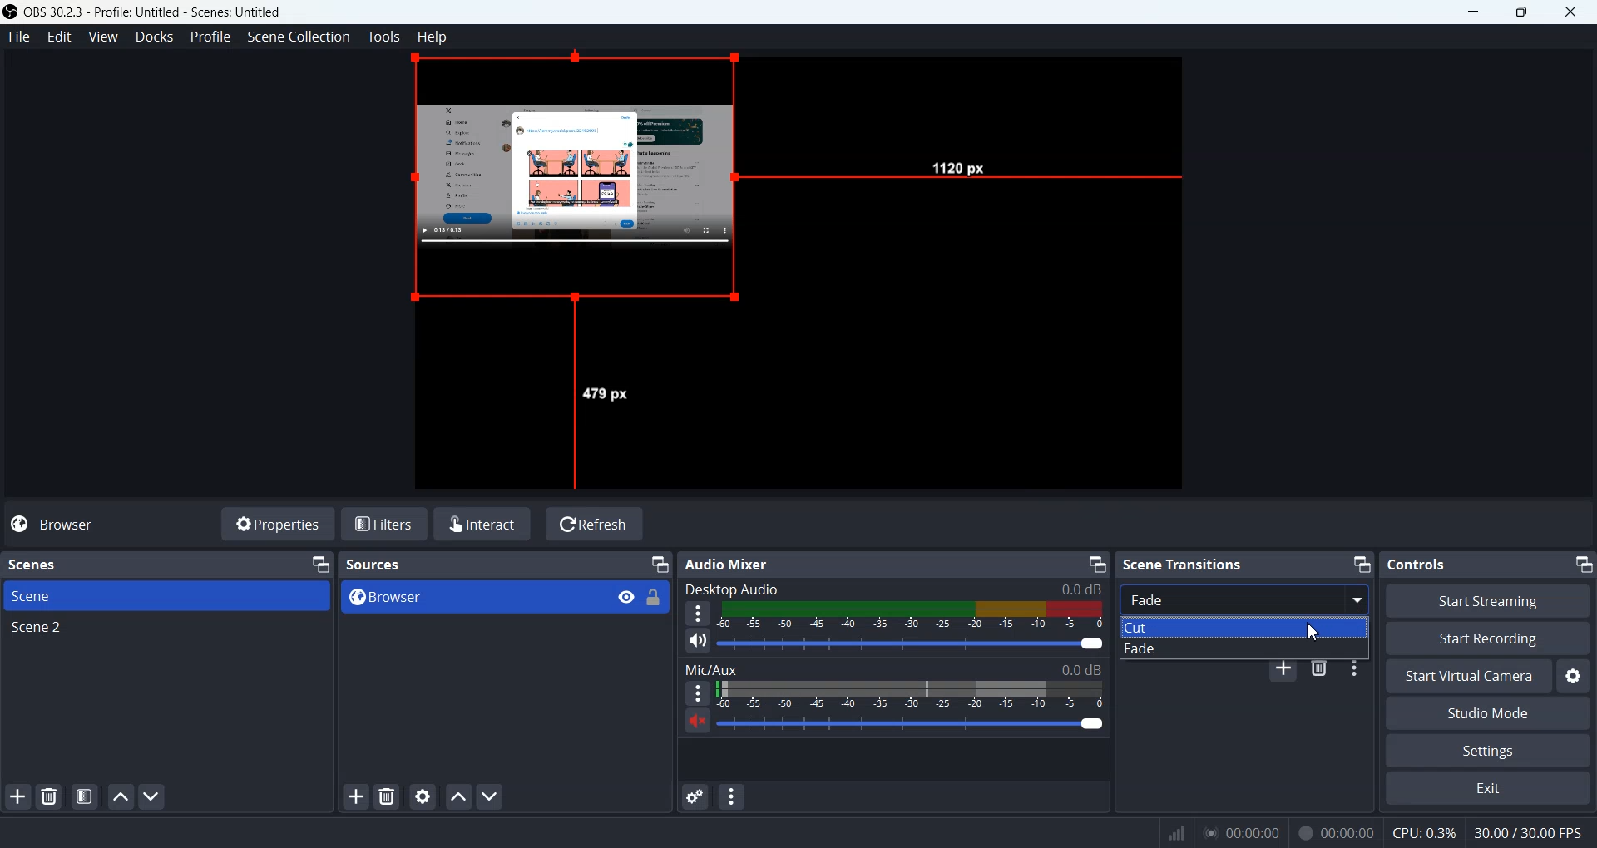 The image size is (1597, 848). I want to click on Text, so click(1417, 565).